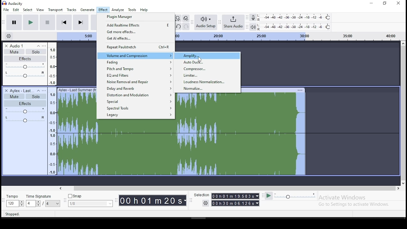 The height and width of the screenshot is (229, 407). I want to click on skip to start, so click(64, 22).